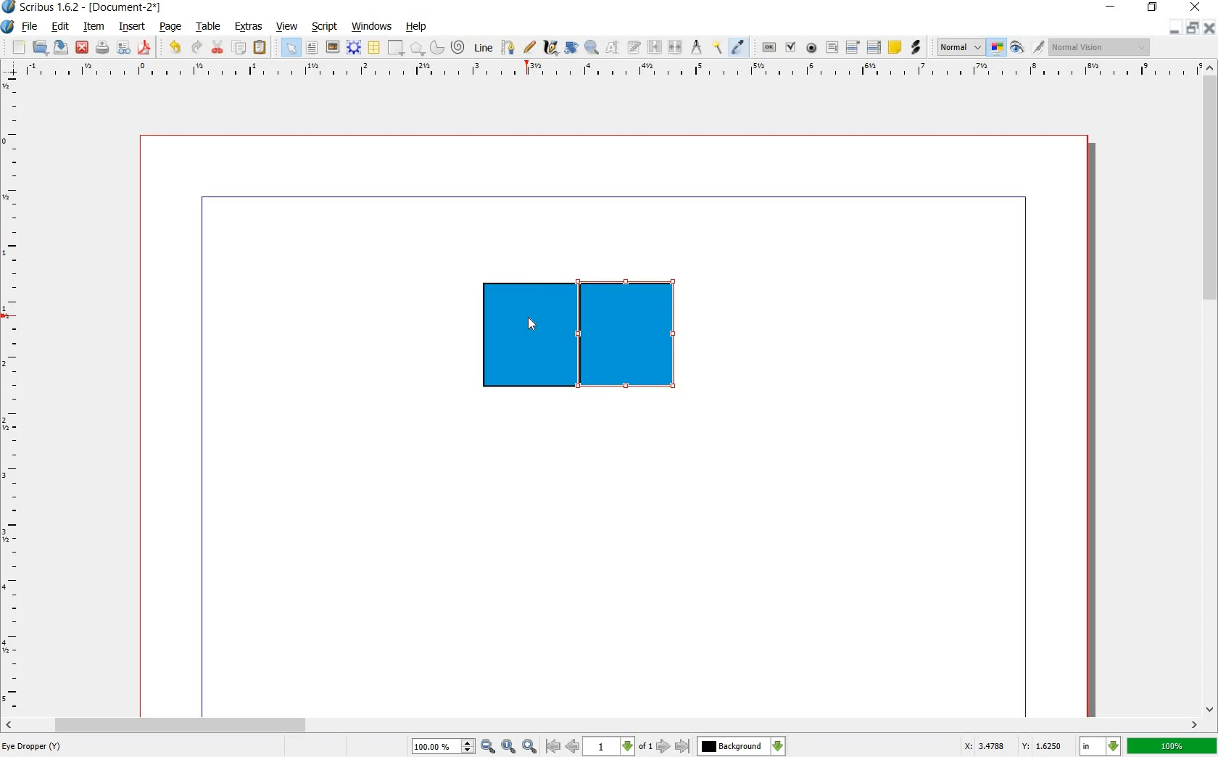 The image size is (1218, 757). What do you see at coordinates (211, 26) in the screenshot?
I see `table` at bounding box center [211, 26].